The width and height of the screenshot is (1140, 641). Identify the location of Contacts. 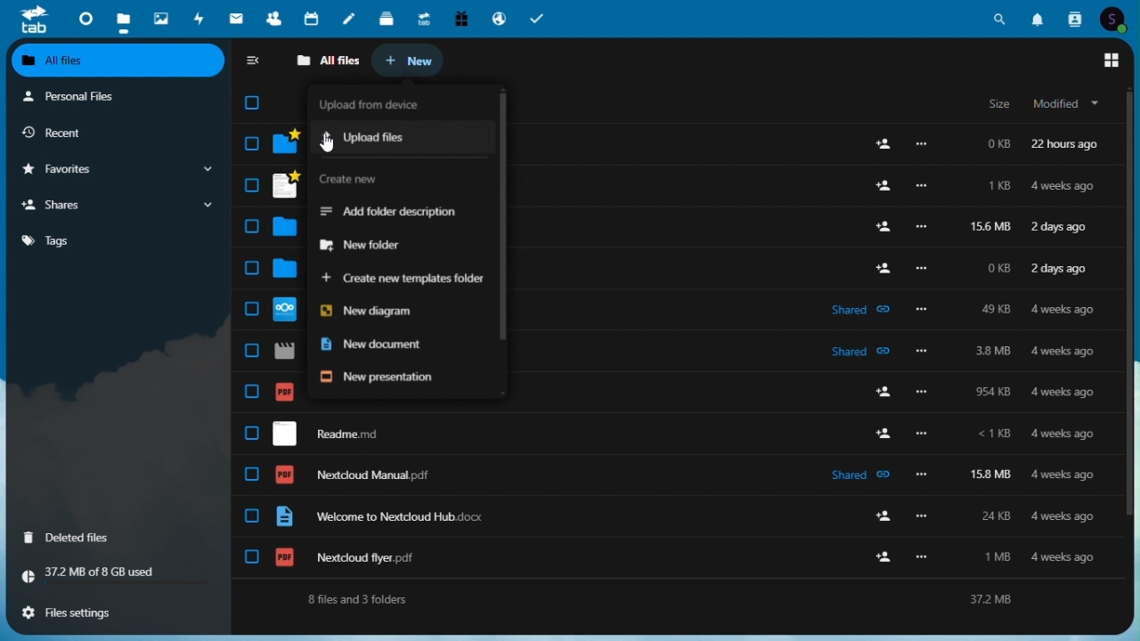
(273, 19).